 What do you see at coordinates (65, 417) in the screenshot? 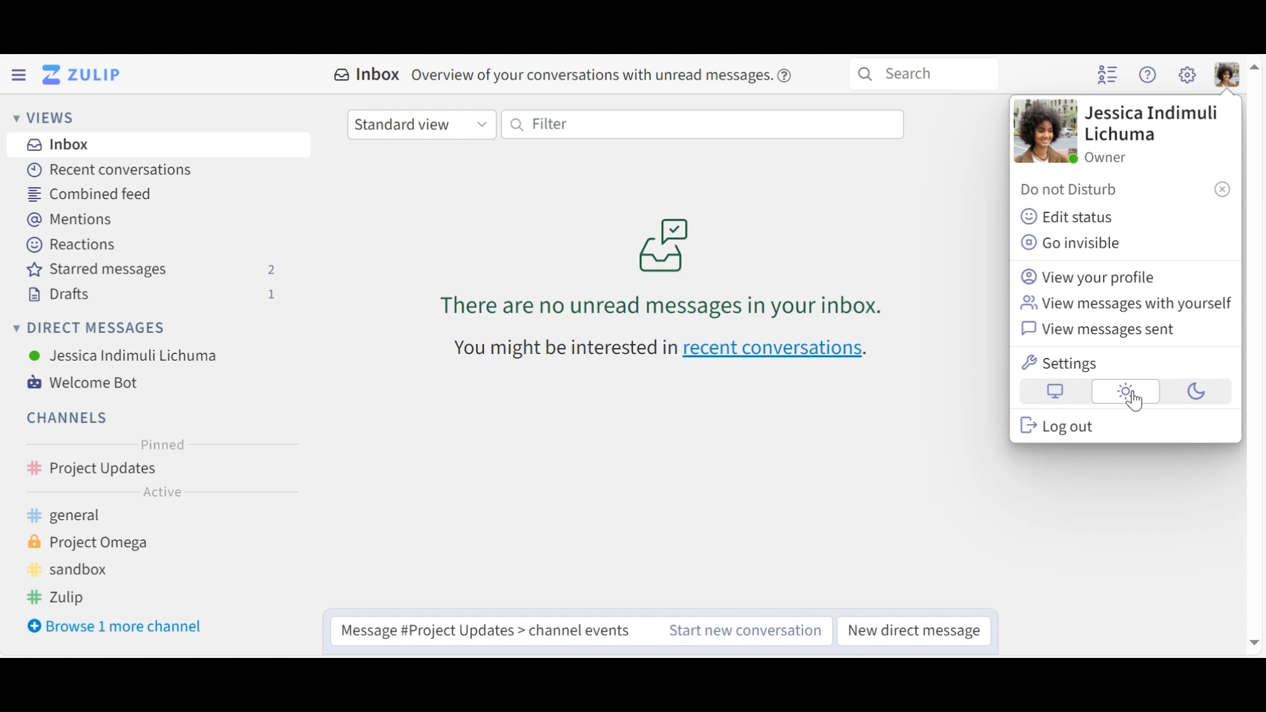
I see `Channels` at bounding box center [65, 417].